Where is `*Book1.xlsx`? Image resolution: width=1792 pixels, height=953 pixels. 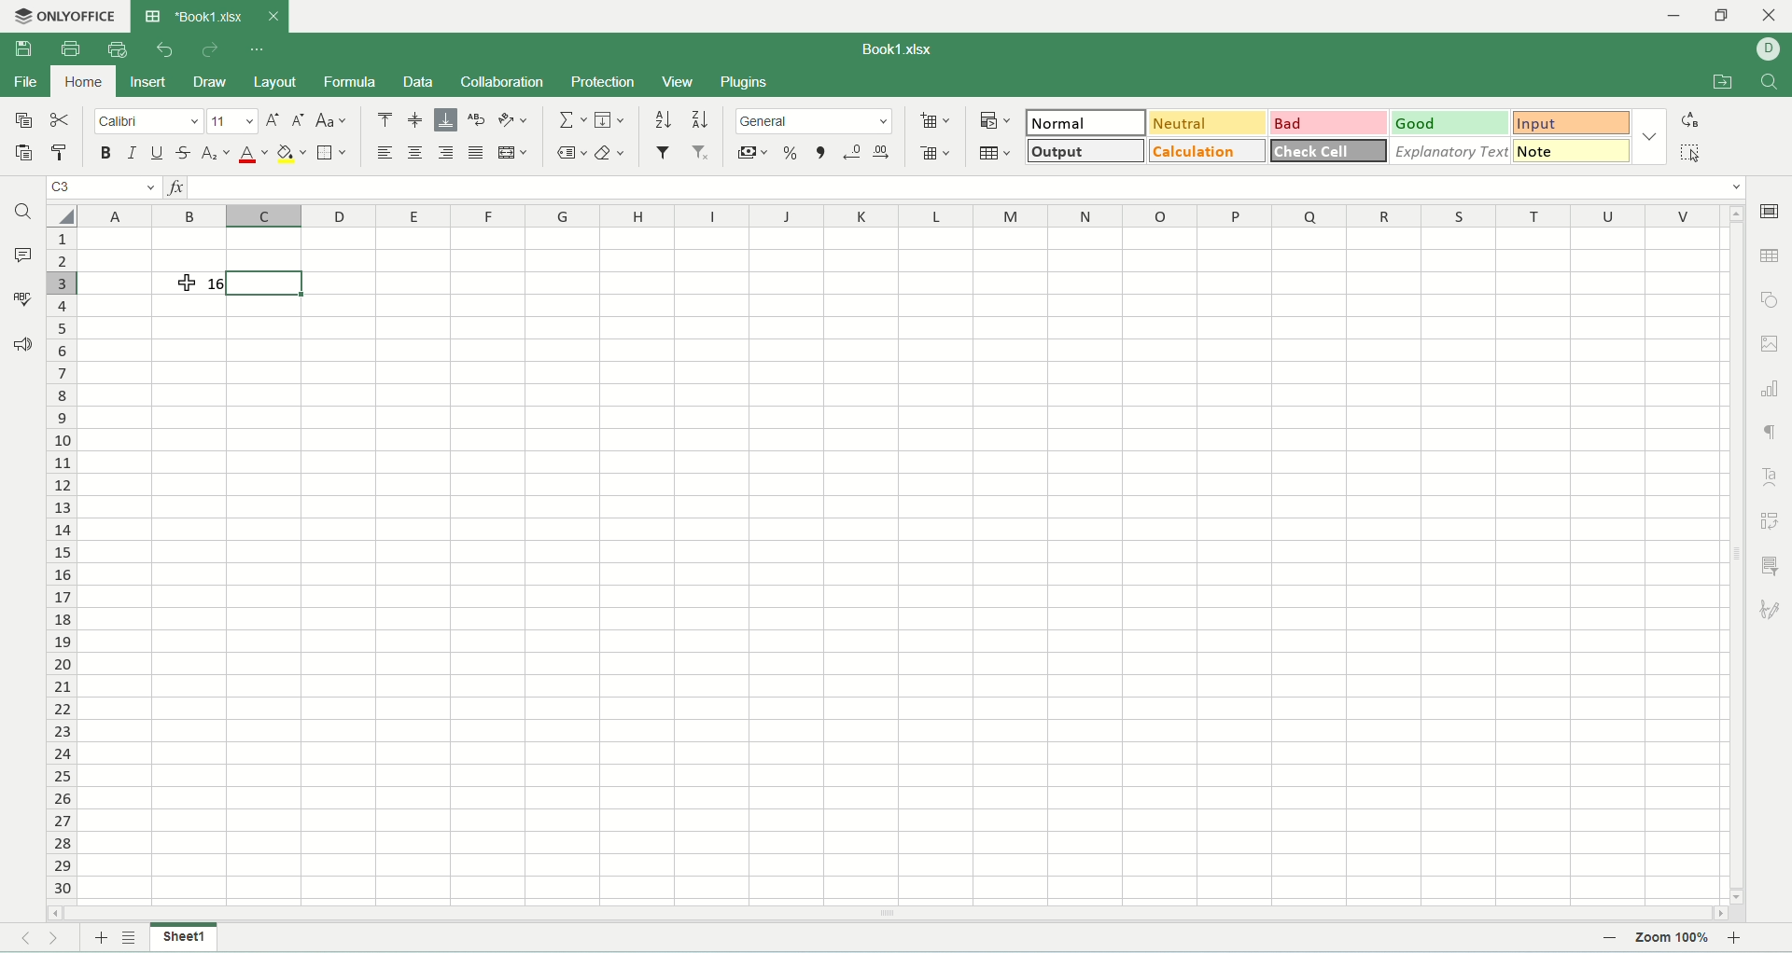 *Book1.xlsx is located at coordinates (209, 15).